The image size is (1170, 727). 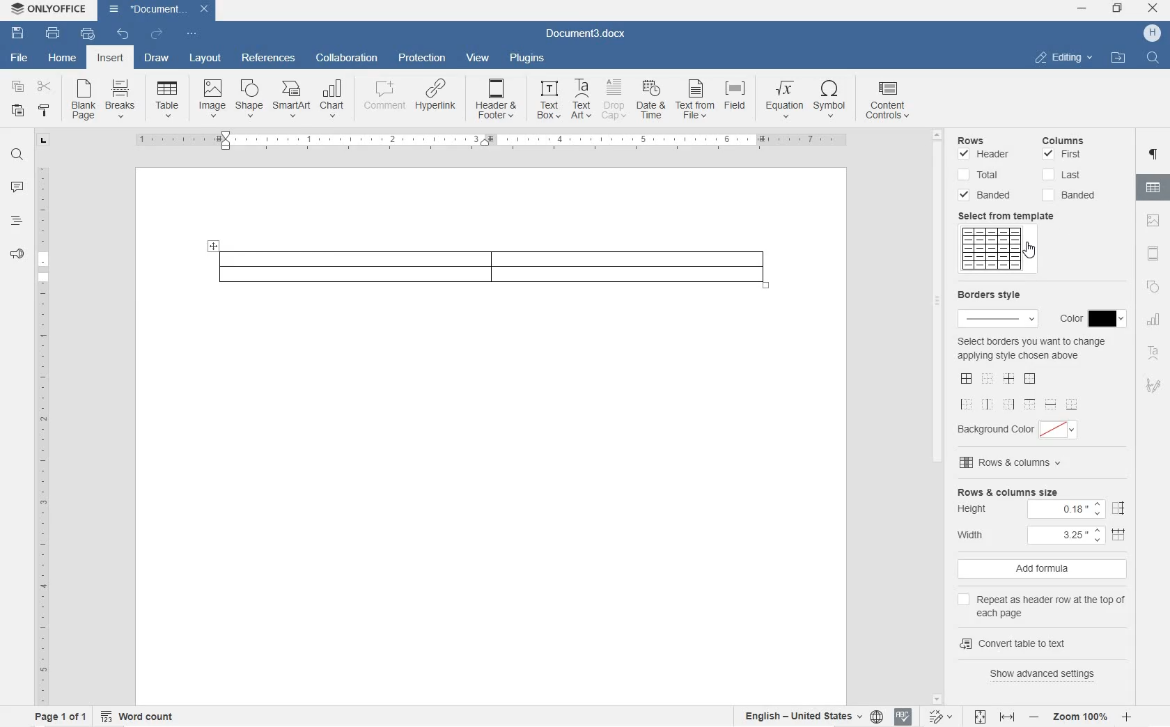 I want to click on cursor, so click(x=1031, y=250).